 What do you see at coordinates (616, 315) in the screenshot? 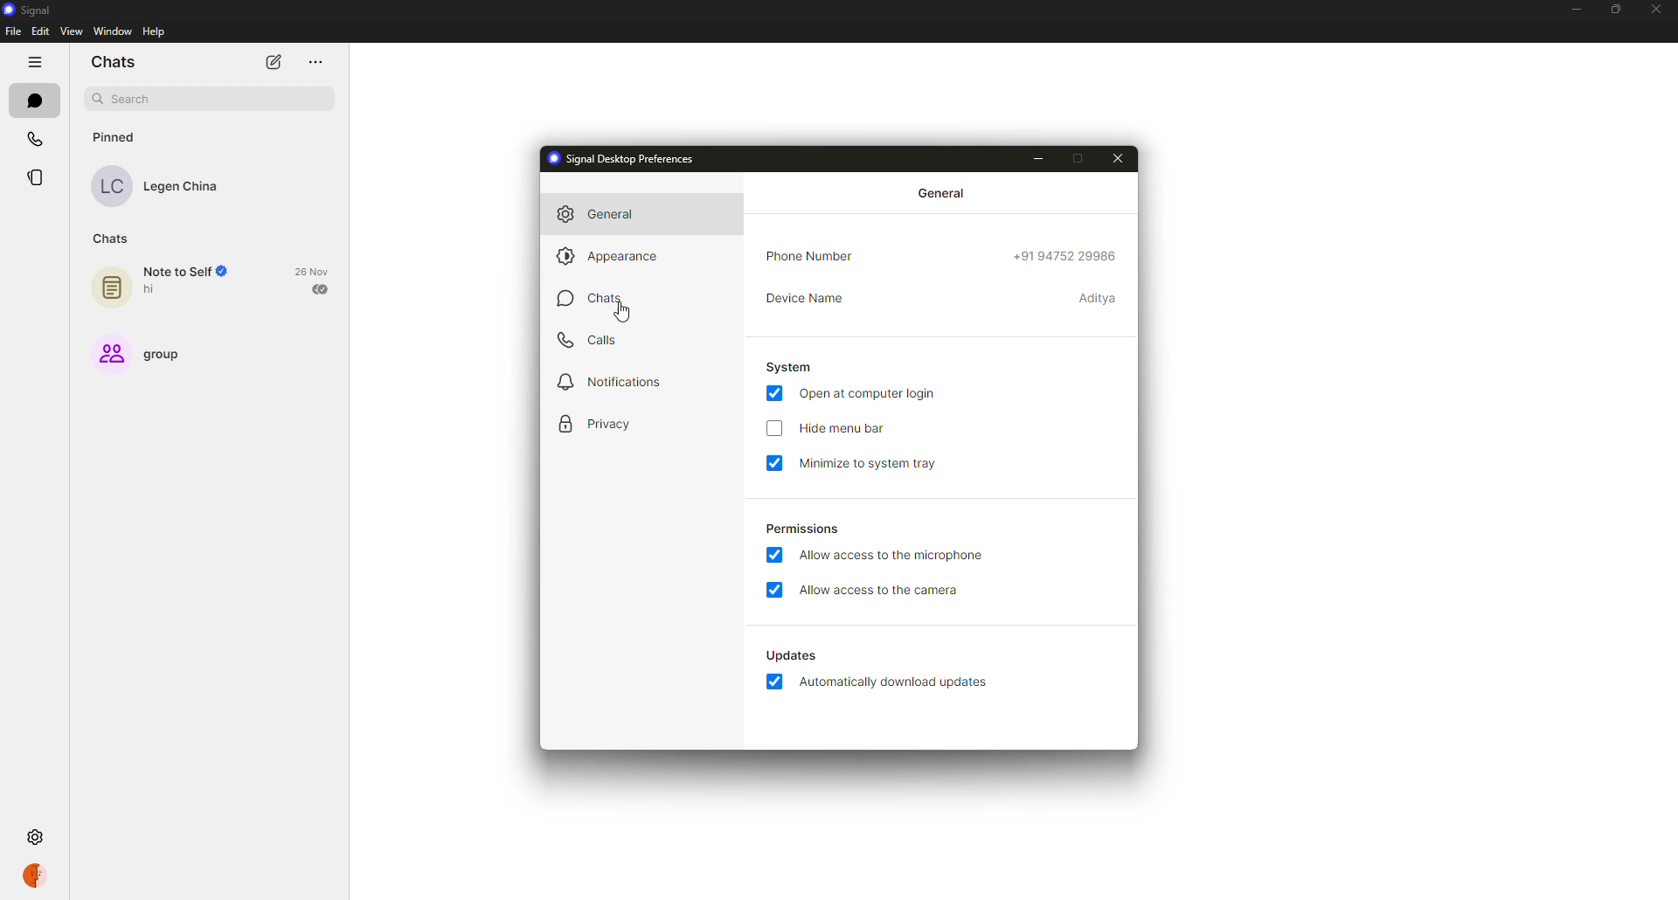
I see `cursor` at bounding box center [616, 315].